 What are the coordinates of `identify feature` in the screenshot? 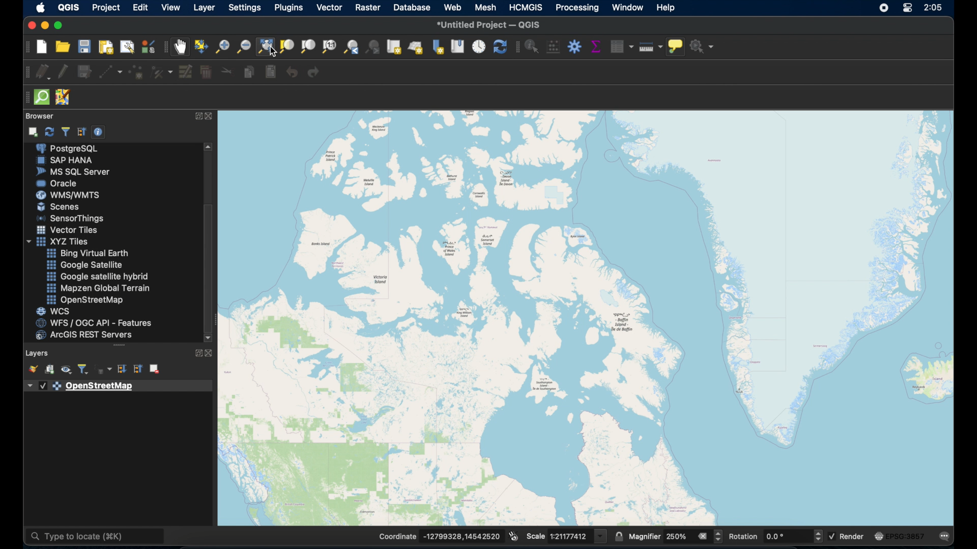 It's located at (533, 46).